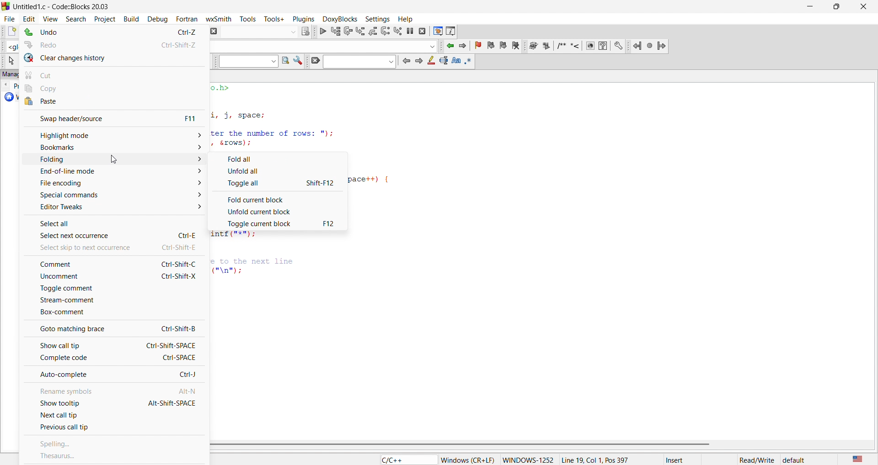 The image size is (878, 465). What do you see at coordinates (28, 18) in the screenshot?
I see `edit` at bounding box center [28, 18].